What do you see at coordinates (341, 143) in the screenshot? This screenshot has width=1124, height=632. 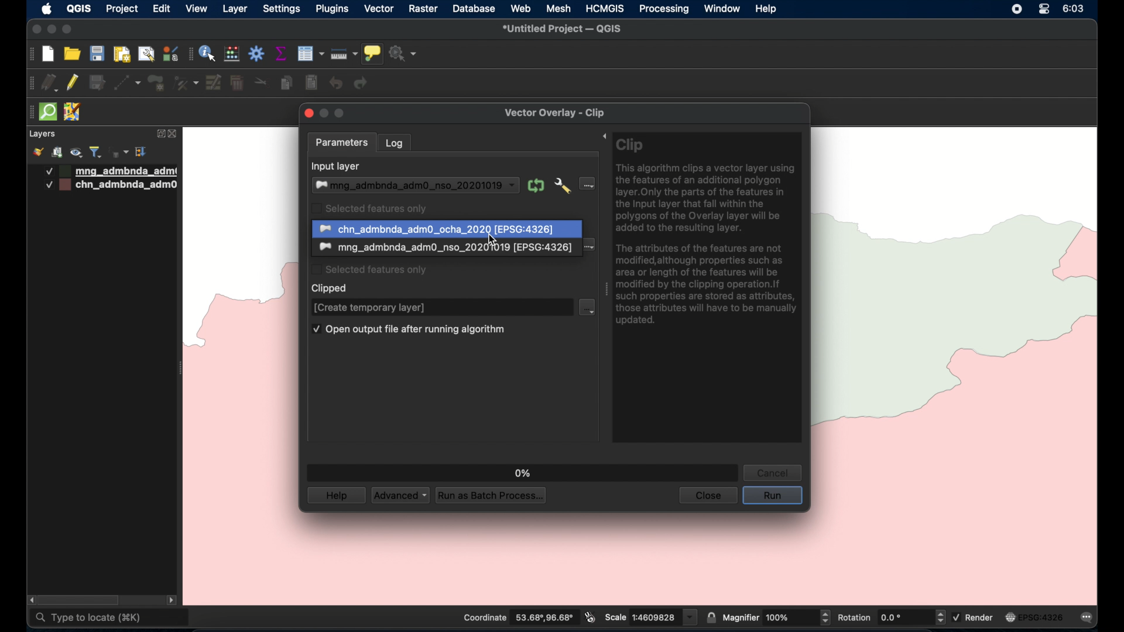 I see `parameters` at bounding box center [341, 143].